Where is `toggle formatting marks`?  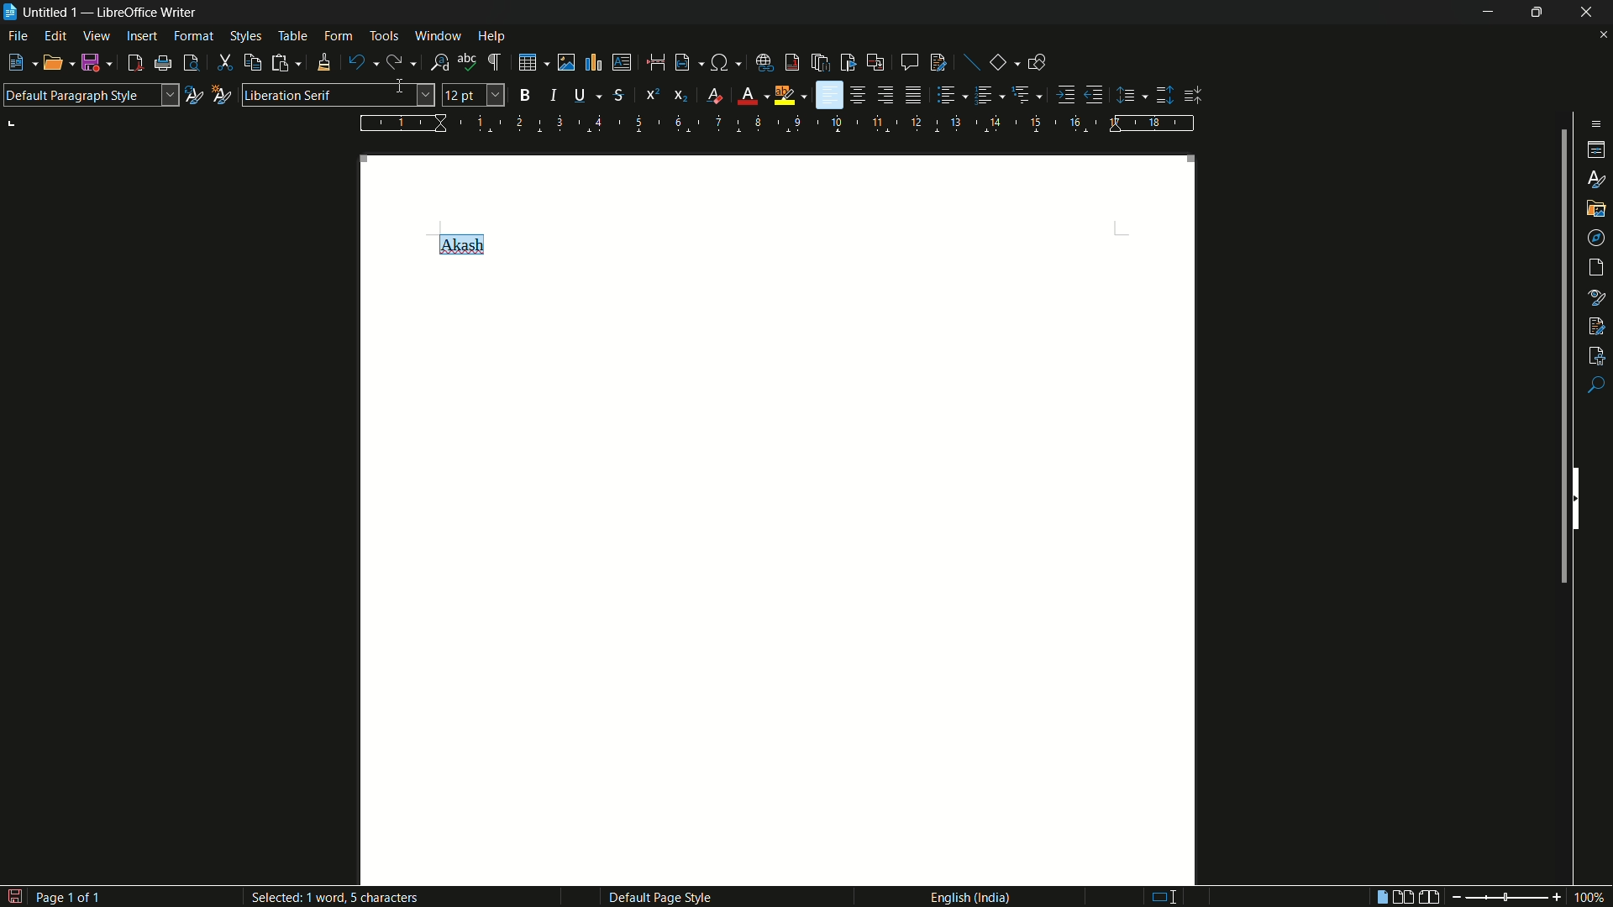
toggle formatting marks is located at coordinates (496, 63).